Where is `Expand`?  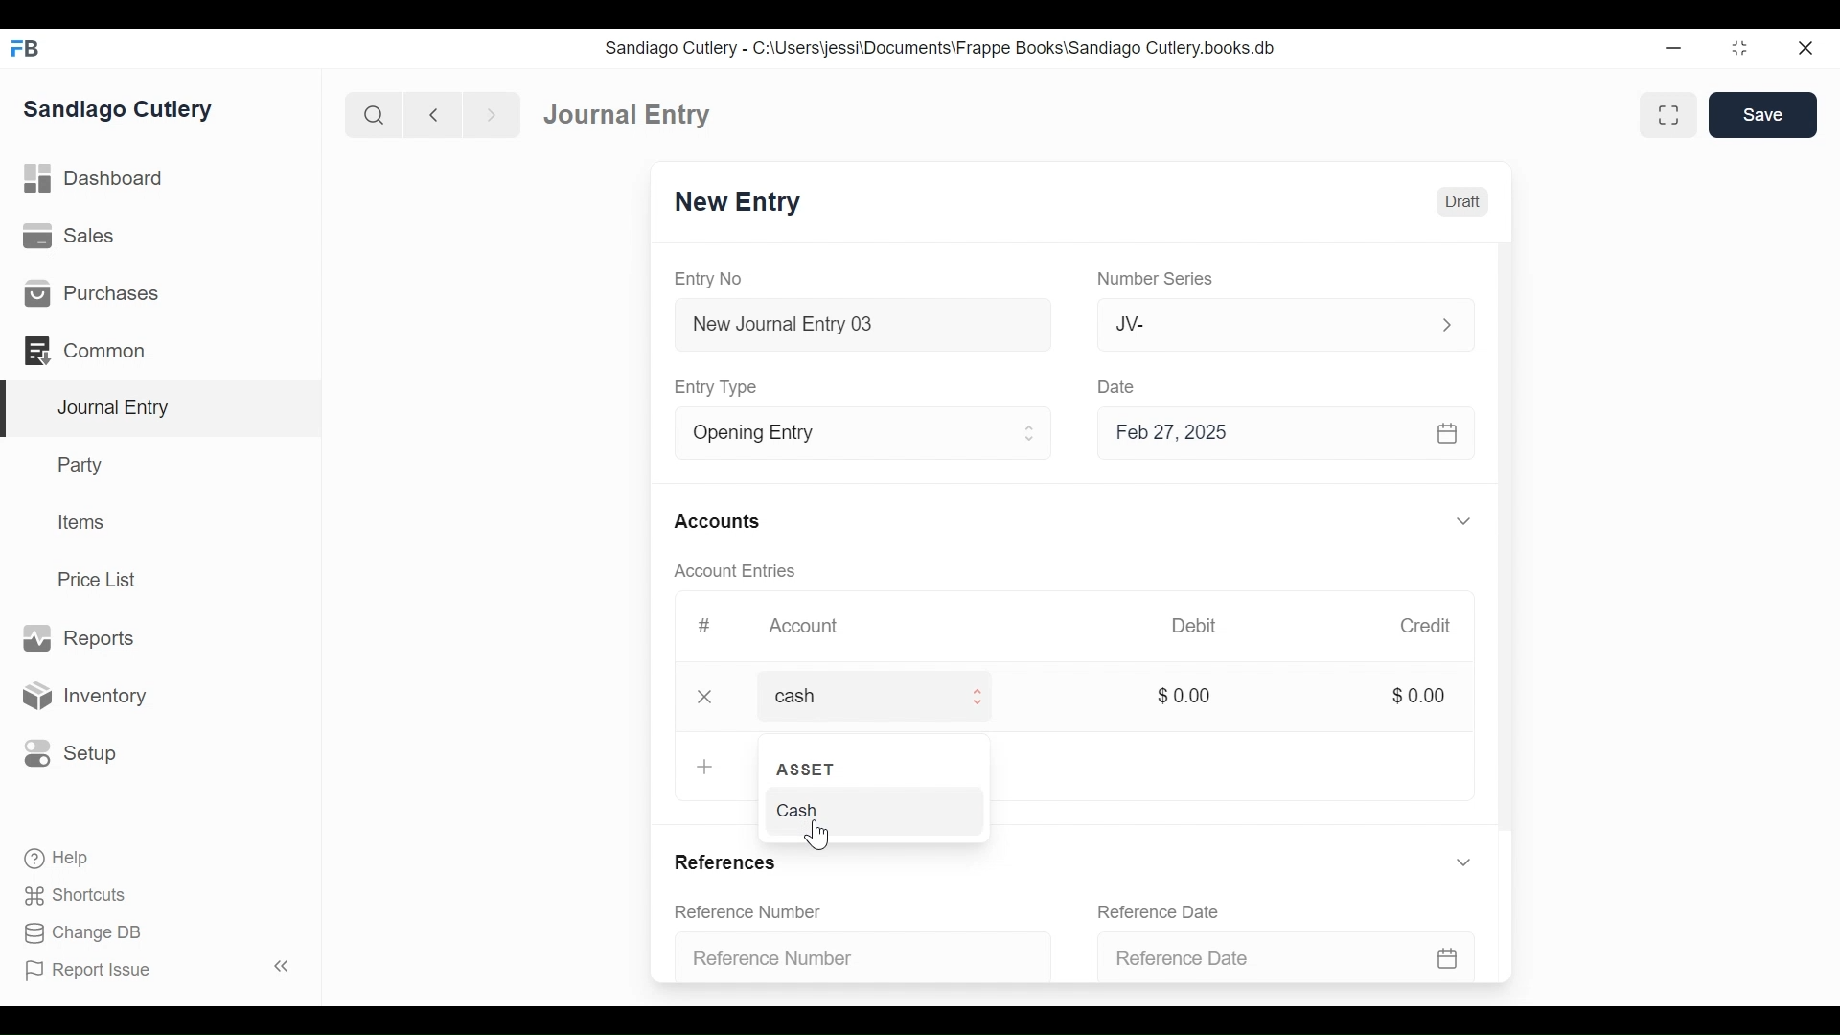
Expand is located at coordinates (1444, 324).